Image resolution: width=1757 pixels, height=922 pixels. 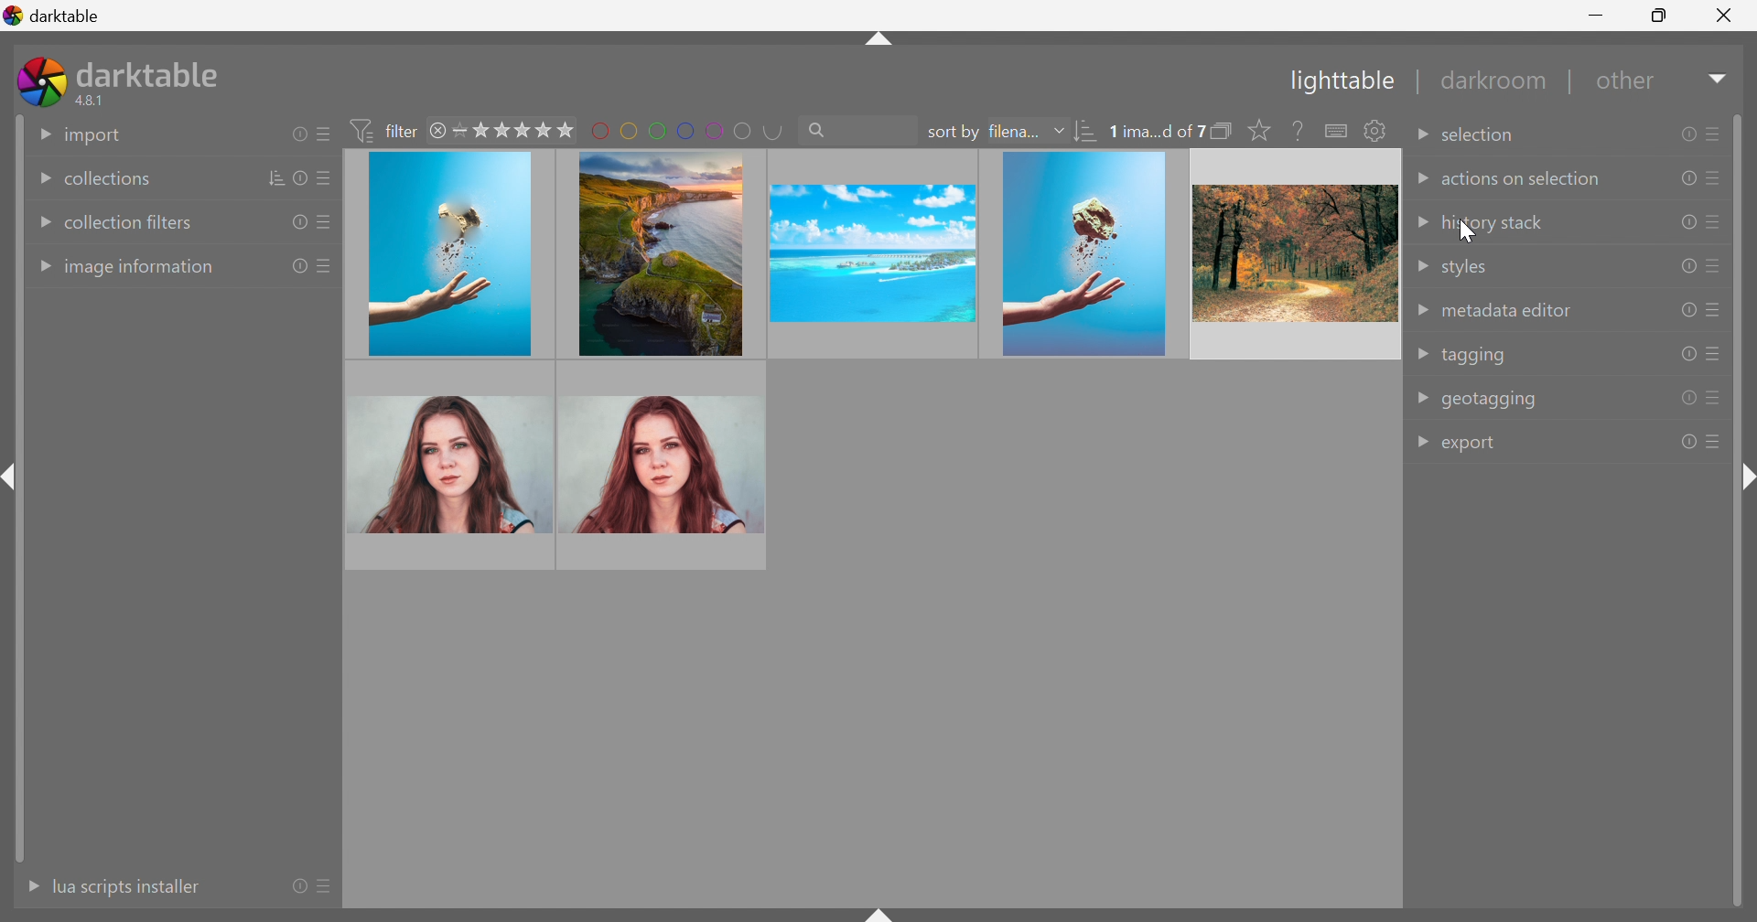 I want to click on presets, so click(x=321, y=225).